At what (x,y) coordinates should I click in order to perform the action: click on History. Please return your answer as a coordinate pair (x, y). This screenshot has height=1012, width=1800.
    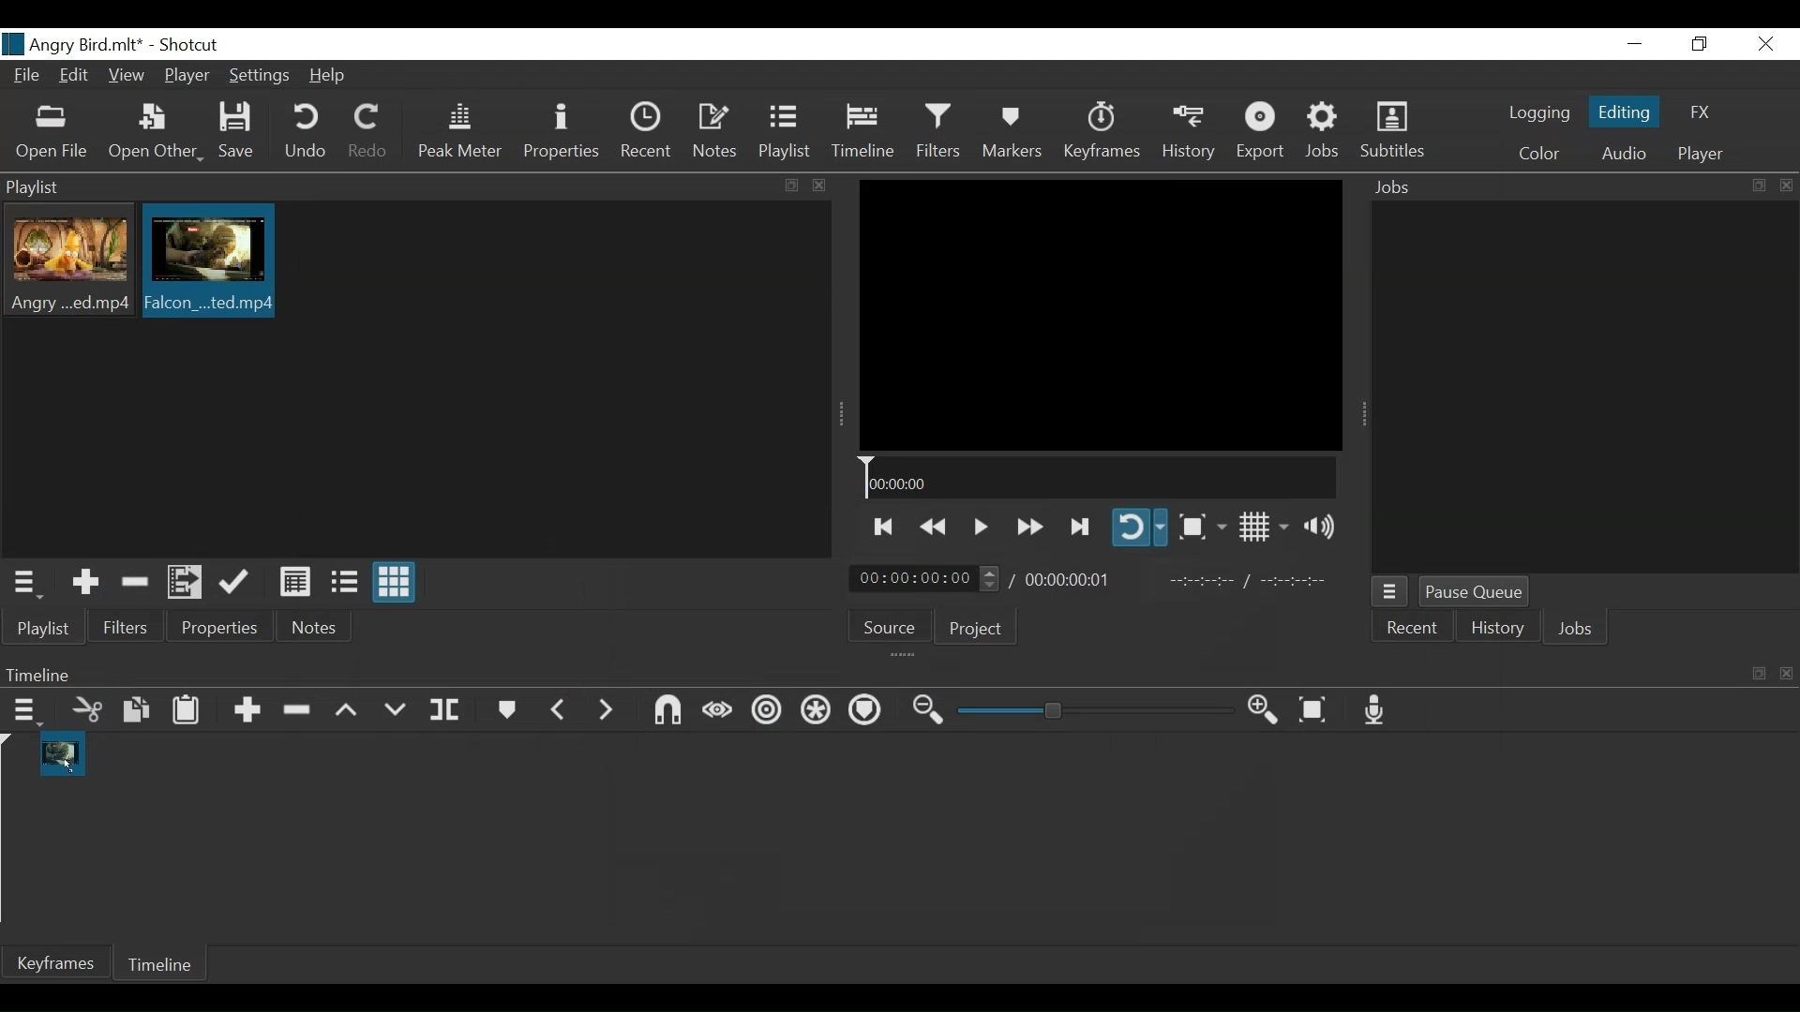
    Looking at the image, I should click on (1190, 132).